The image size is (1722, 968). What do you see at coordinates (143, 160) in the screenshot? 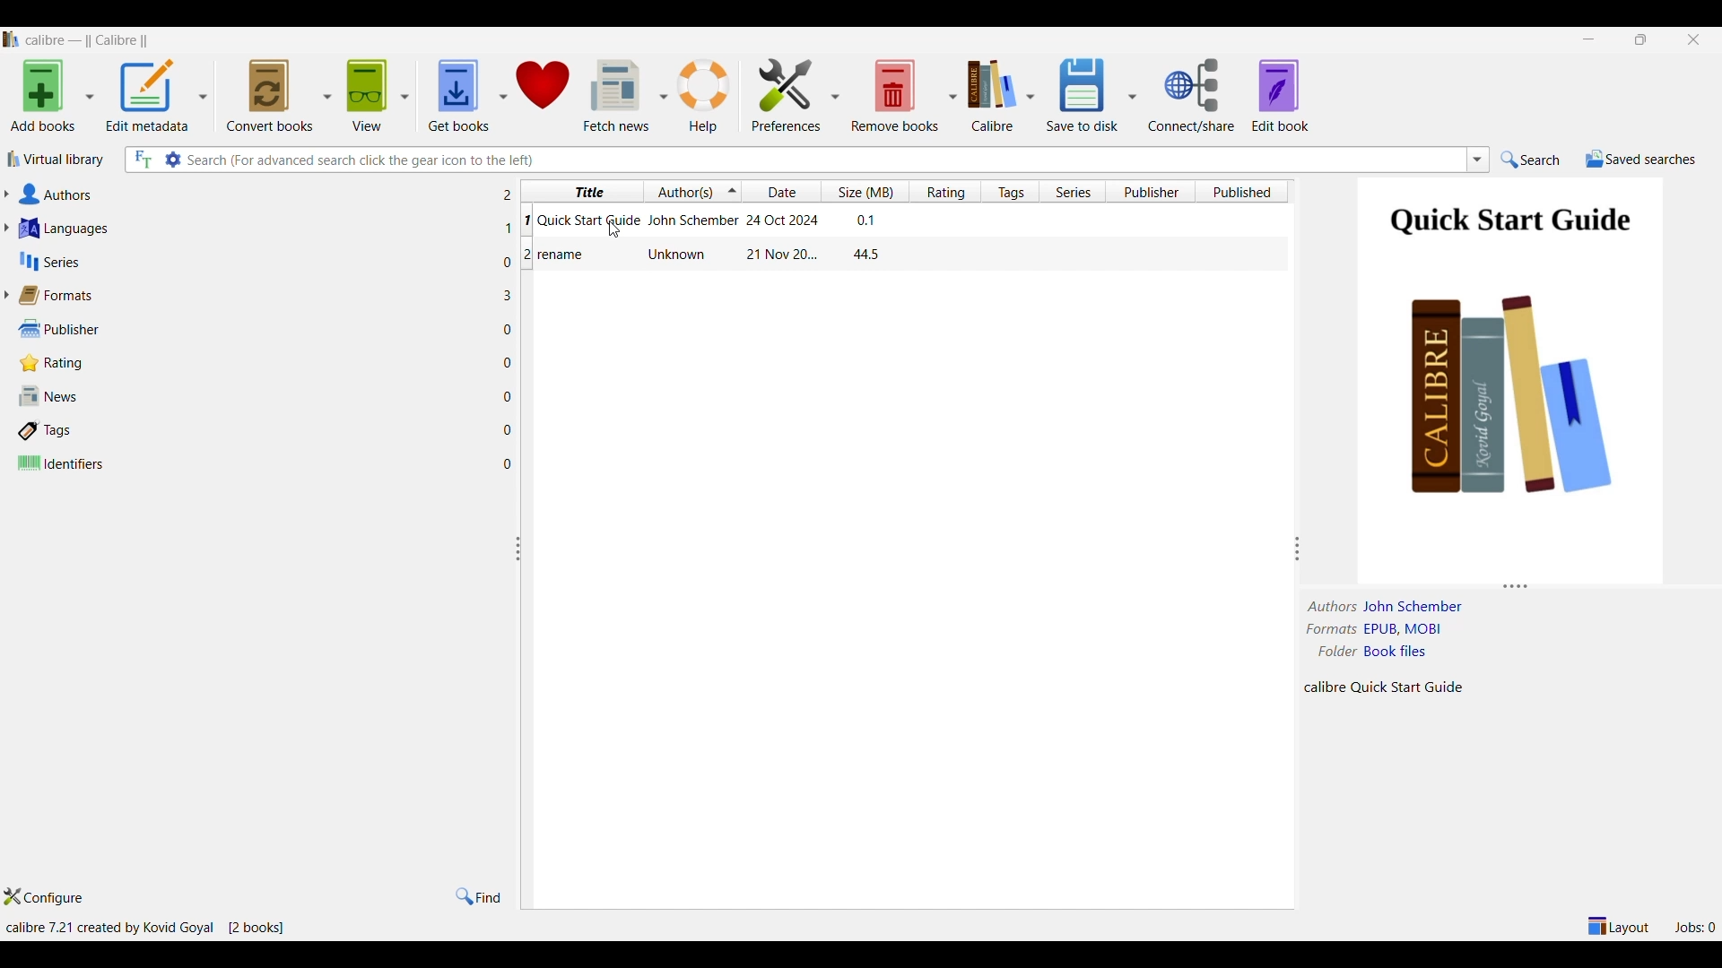
I see `Search all files` at bounding box center [143, 160].